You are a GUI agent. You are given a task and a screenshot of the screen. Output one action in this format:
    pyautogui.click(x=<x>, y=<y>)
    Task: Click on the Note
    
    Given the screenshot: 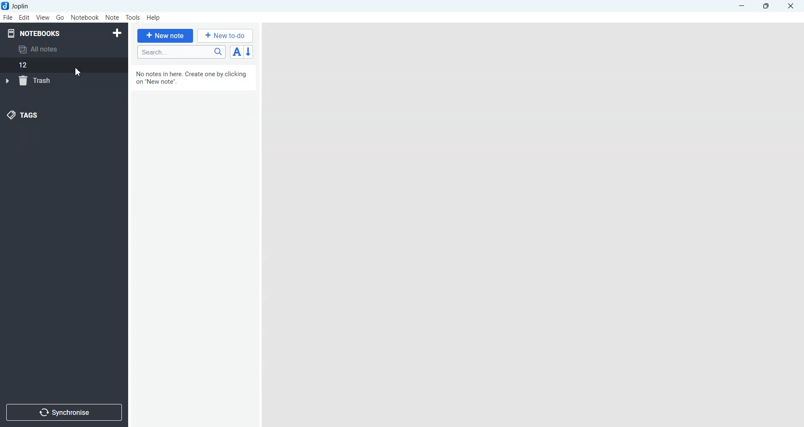 What is the action you would take?
    pyautogui.click(x=112, y=18)
    